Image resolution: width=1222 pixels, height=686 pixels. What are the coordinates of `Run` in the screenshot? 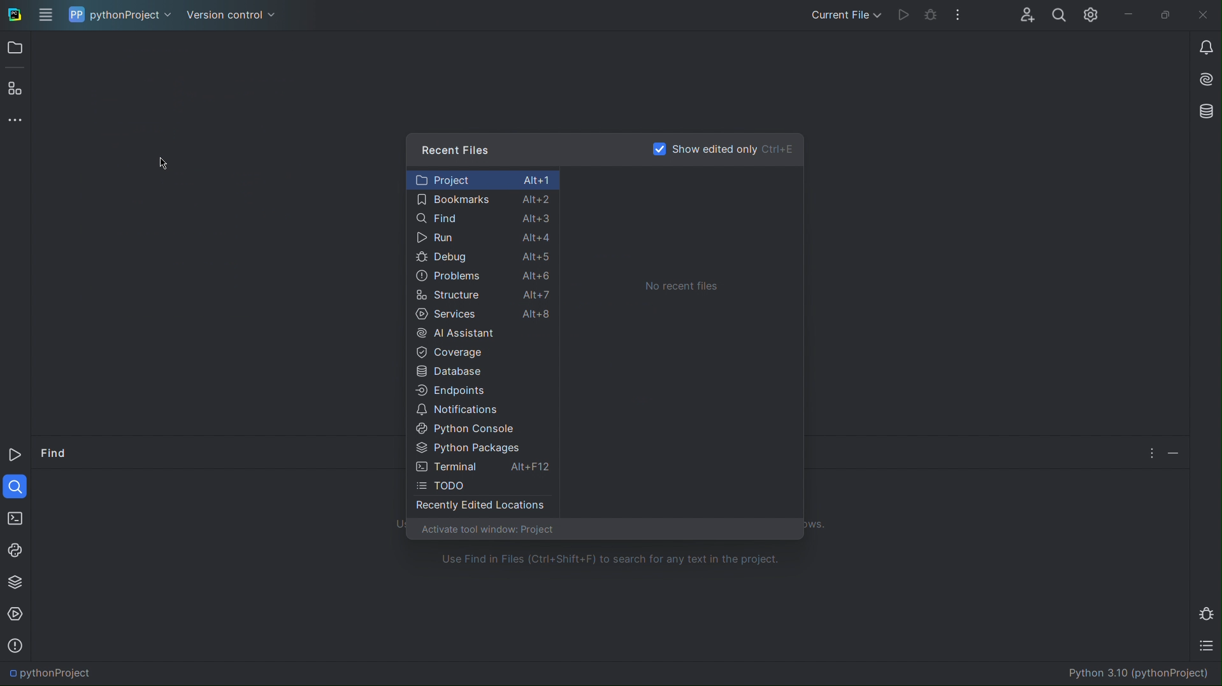 It's located at (16, 457).